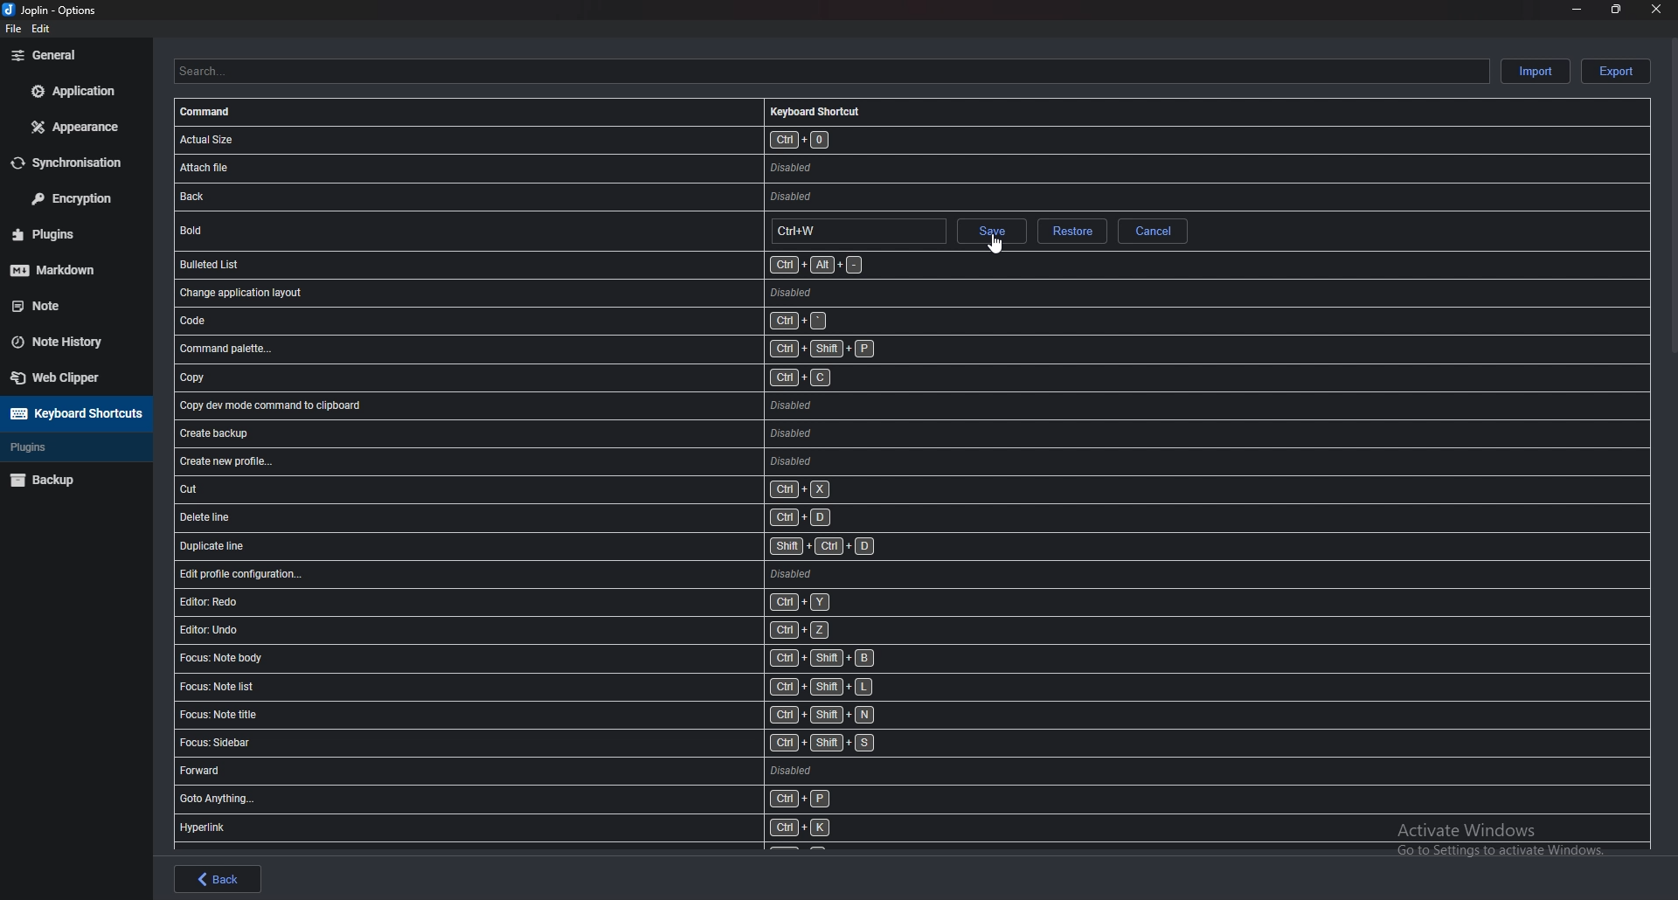  Describe the element at coordinates (65, 303) in the screenshot. I see `Note` at that location.